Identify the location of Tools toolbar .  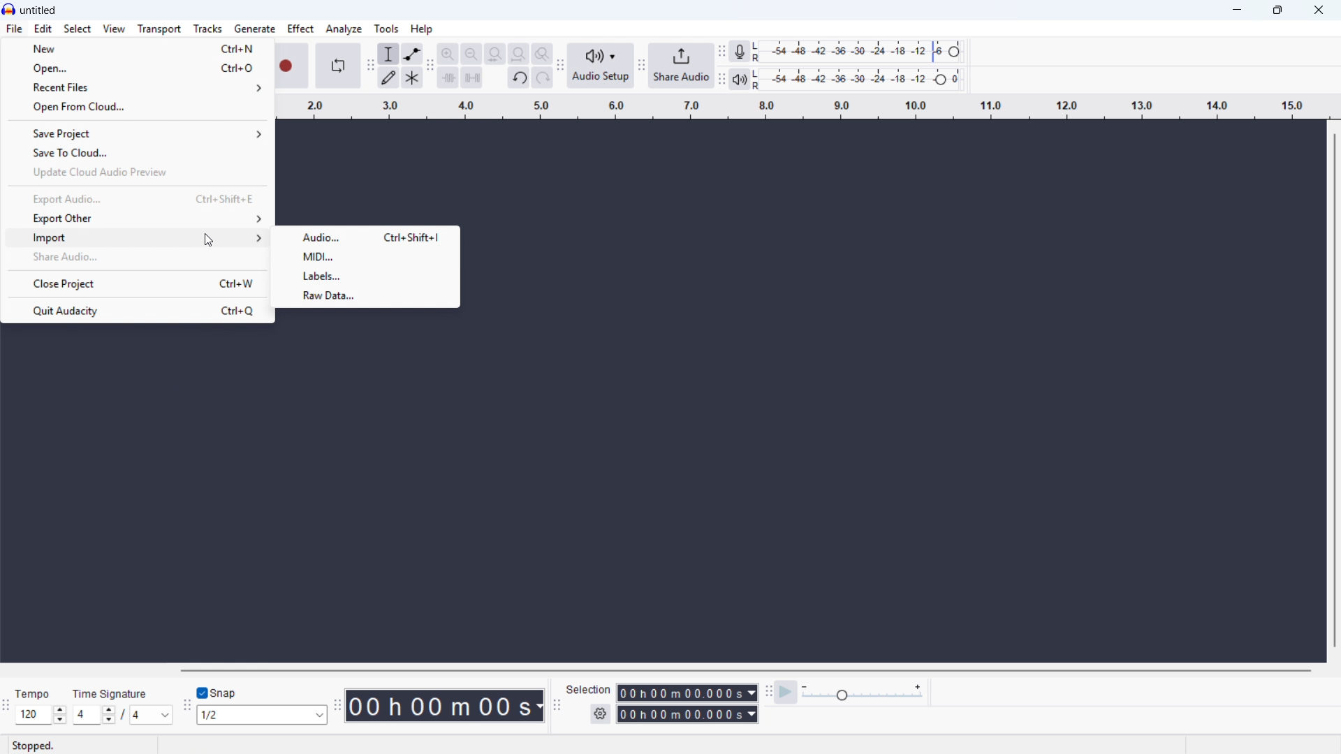
(368, 65).